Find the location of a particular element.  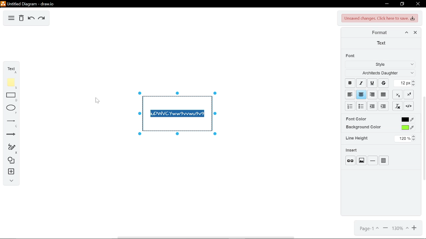

underline is located at coordinates (372, 83).